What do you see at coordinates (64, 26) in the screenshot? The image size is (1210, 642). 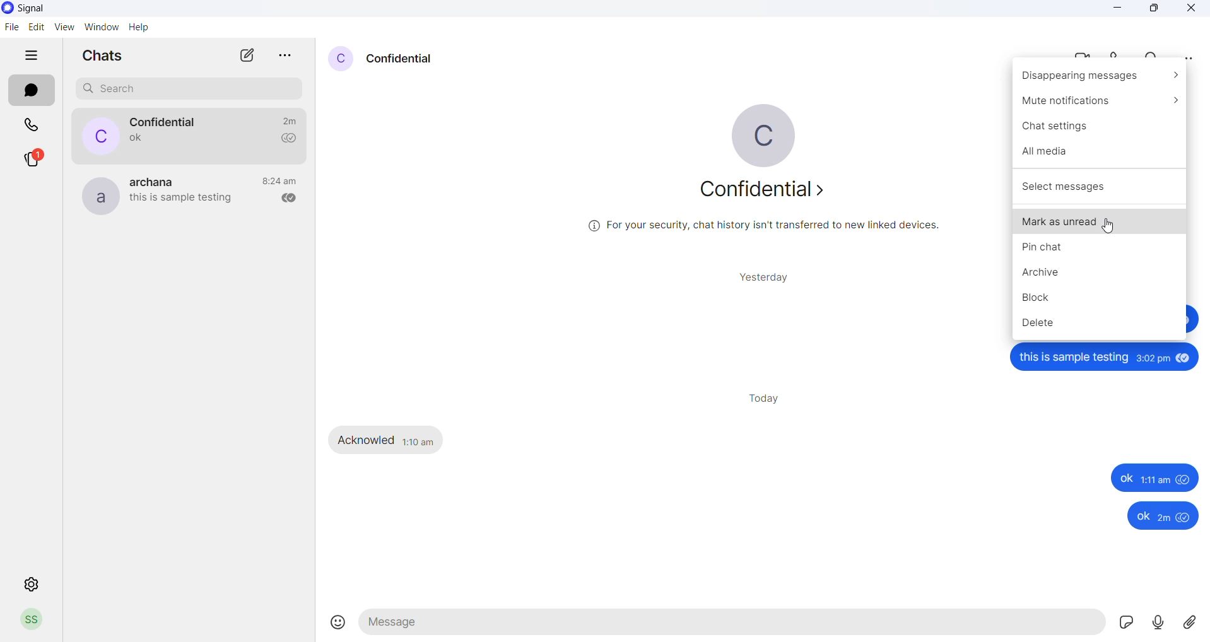 I see `view` at bounding box center [64, 26].